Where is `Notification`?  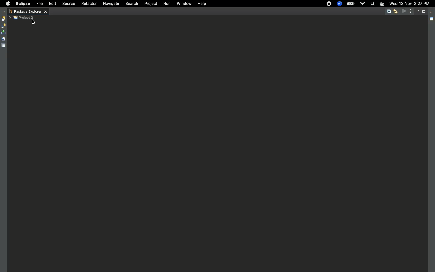
Notification is located at coordinates (381, 4).